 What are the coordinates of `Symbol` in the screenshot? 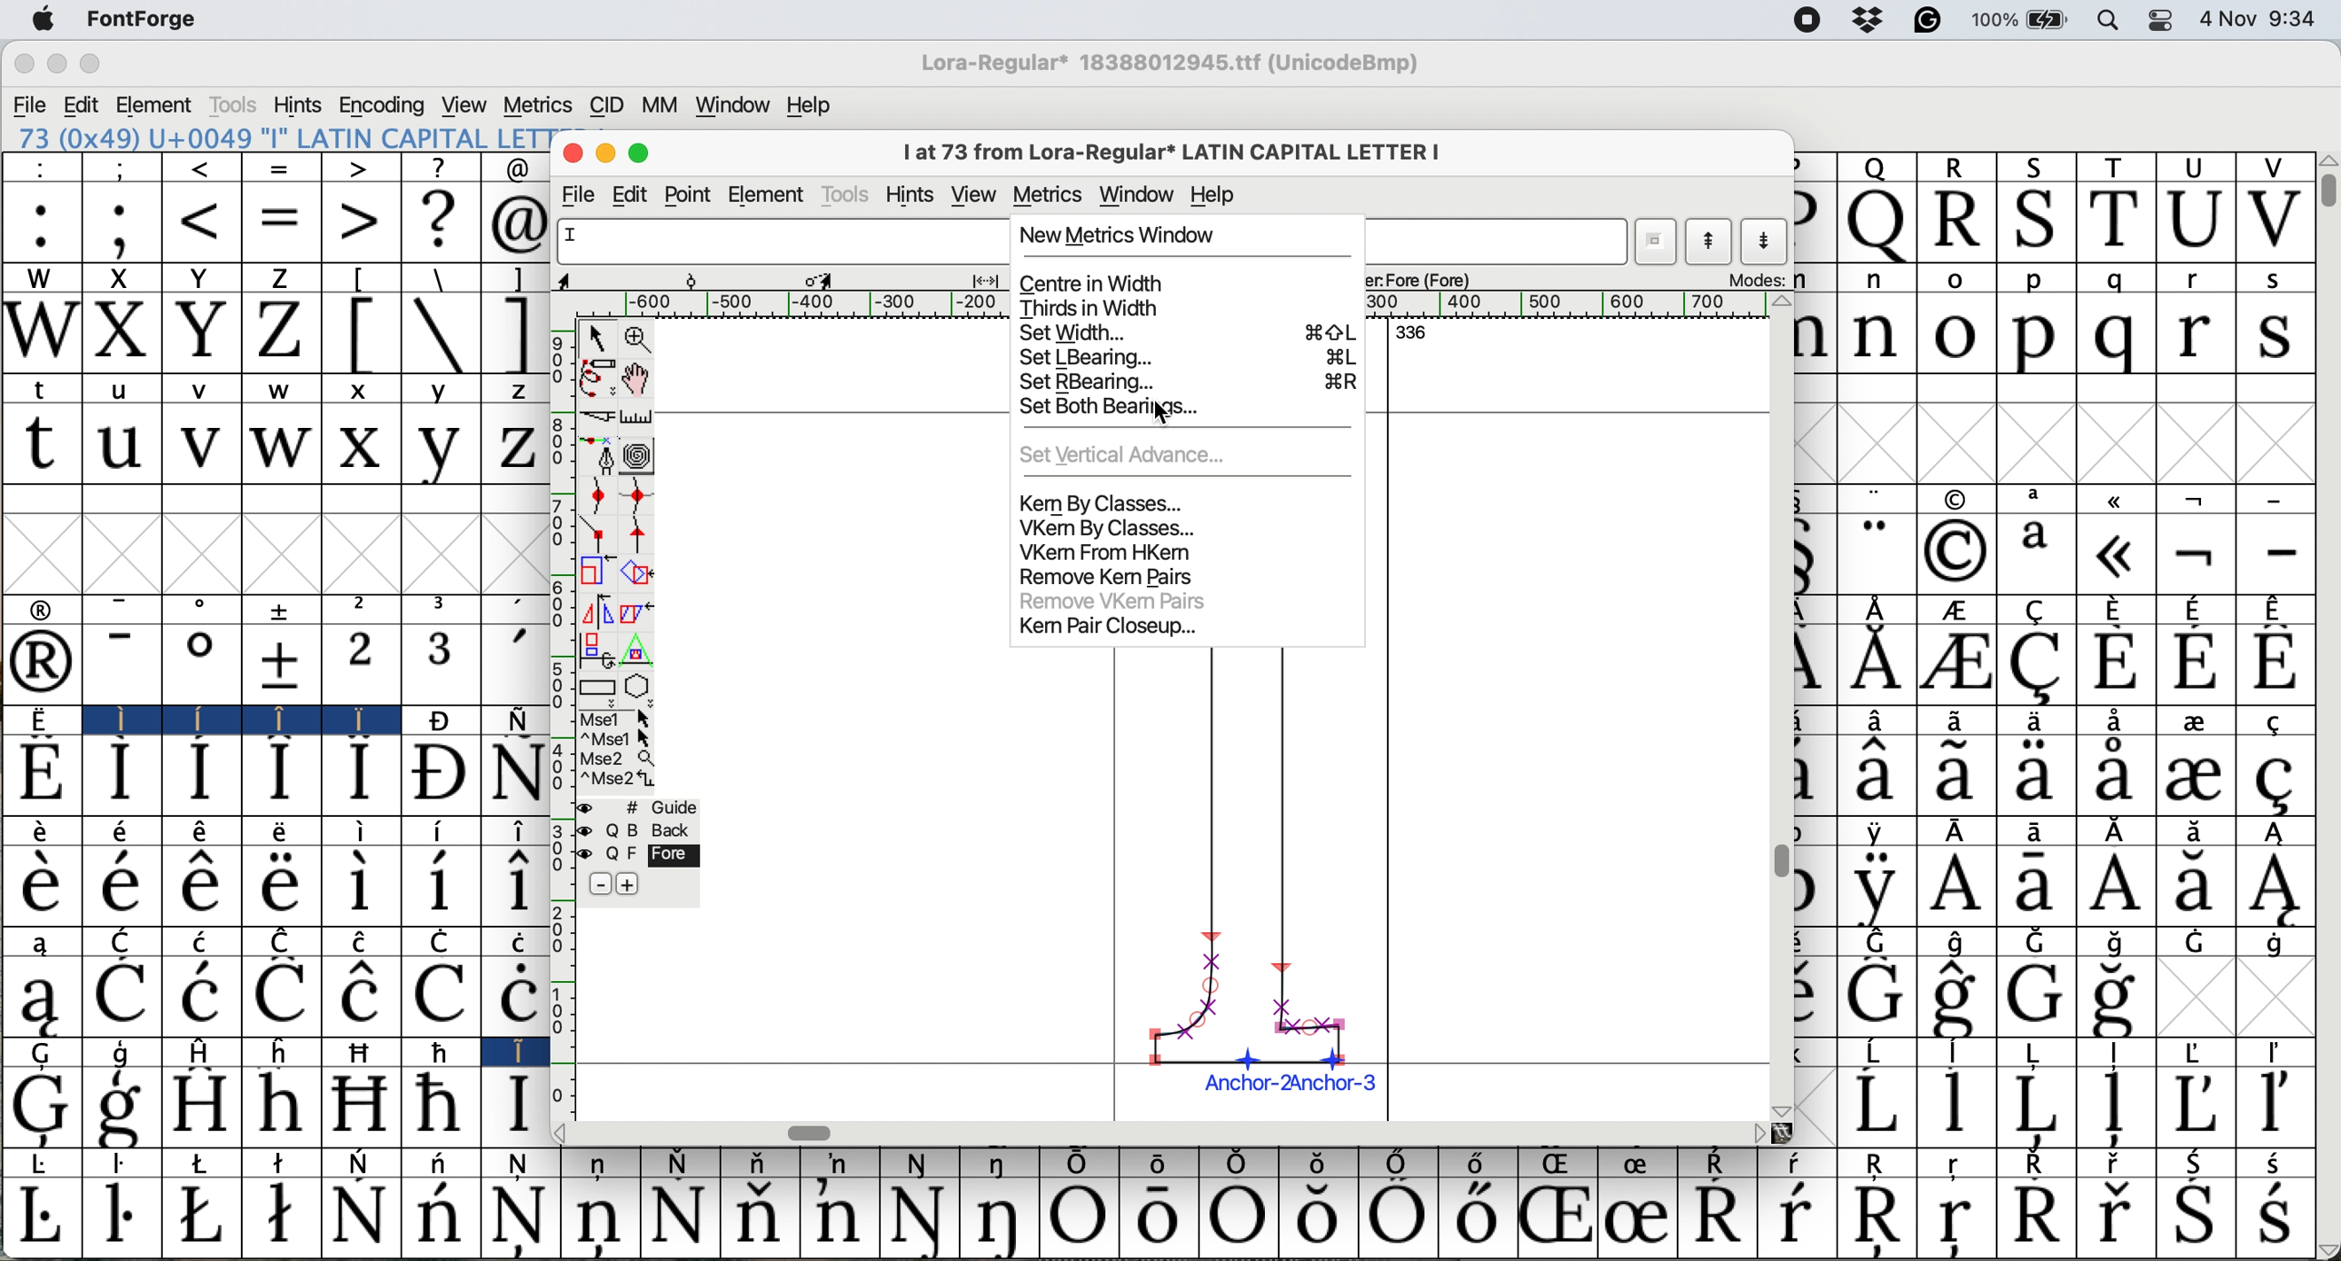 It's located at (1873, 1104).